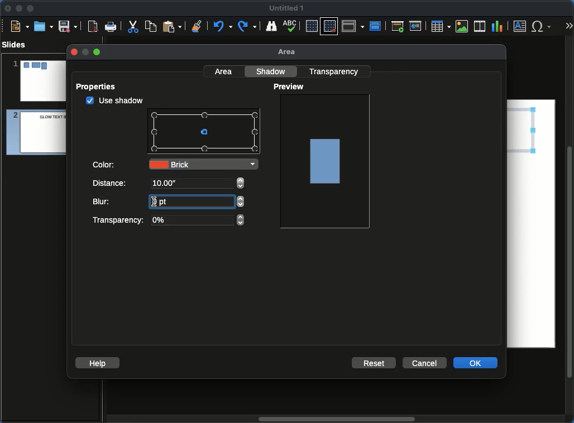 The image size is (574, 423). What do you see at coordinates (290, 52) in the screenshot?
I see `Area` at bounding box center [290, 52].